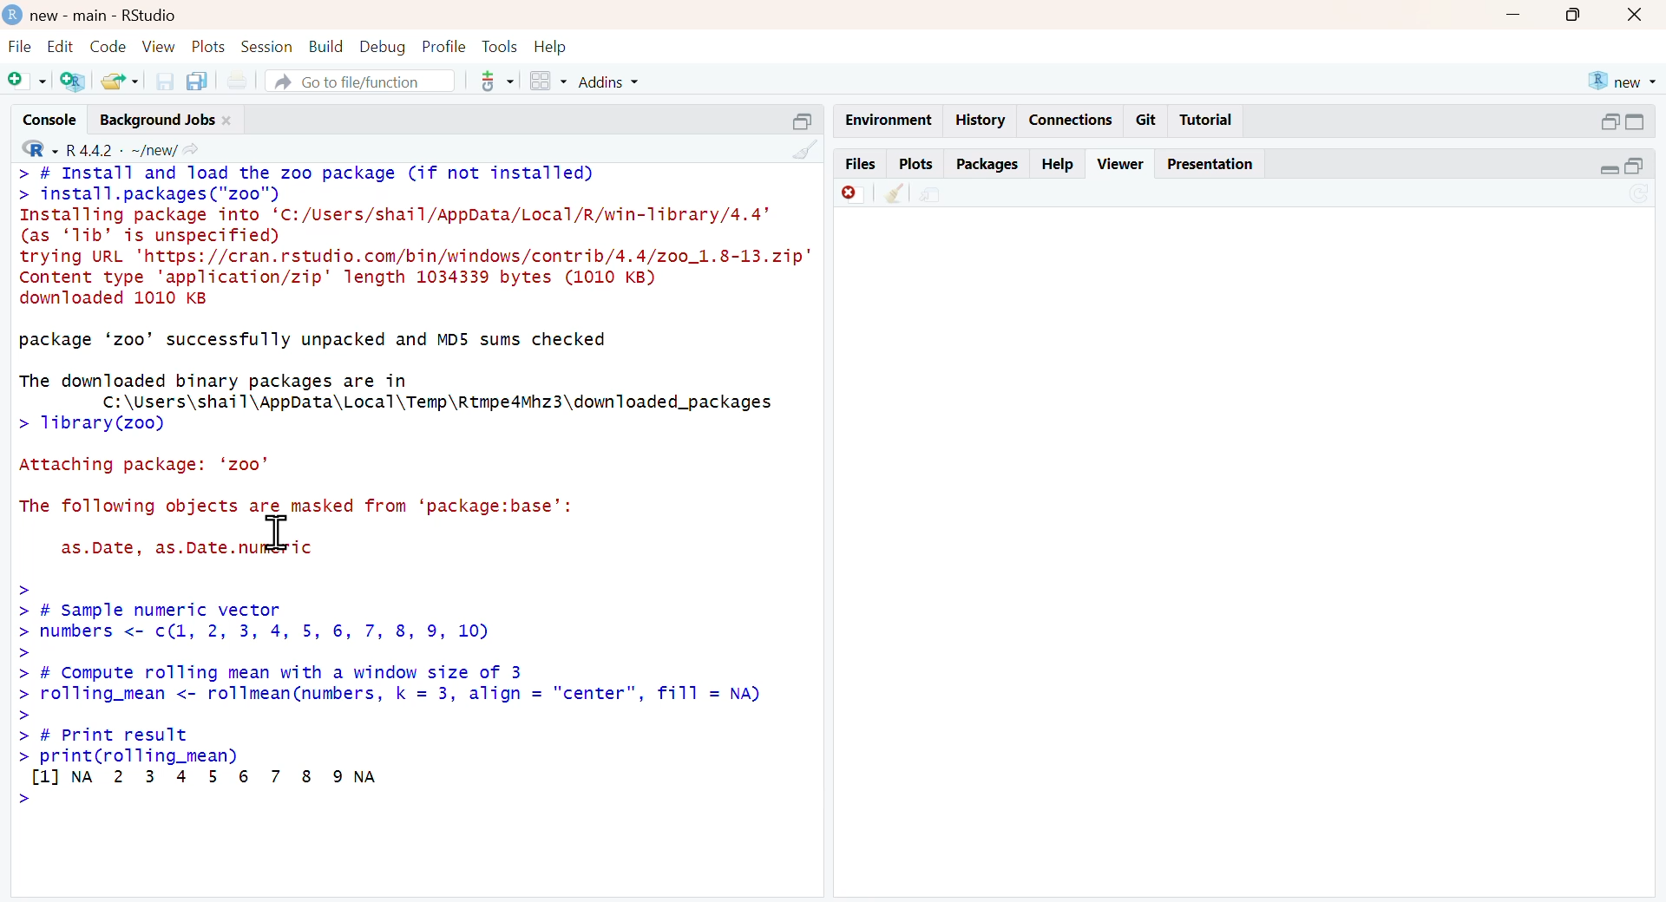 Image resolution: width=1666 pixels, height=902 pixels. What do you see at coordinates (1574, 15) in the screenshot?
I see `maximise` at bounding box center [1574, 15].